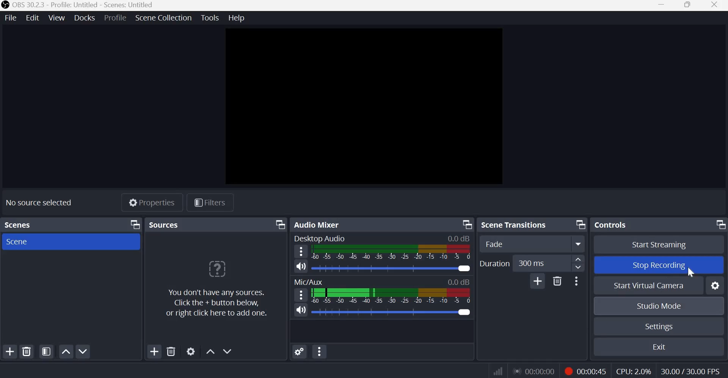 The width and height of the screenshot is (728, 378). Describe the element at coordinates (154, 351) in the screenshot. I see `Add source(s)` at that location.